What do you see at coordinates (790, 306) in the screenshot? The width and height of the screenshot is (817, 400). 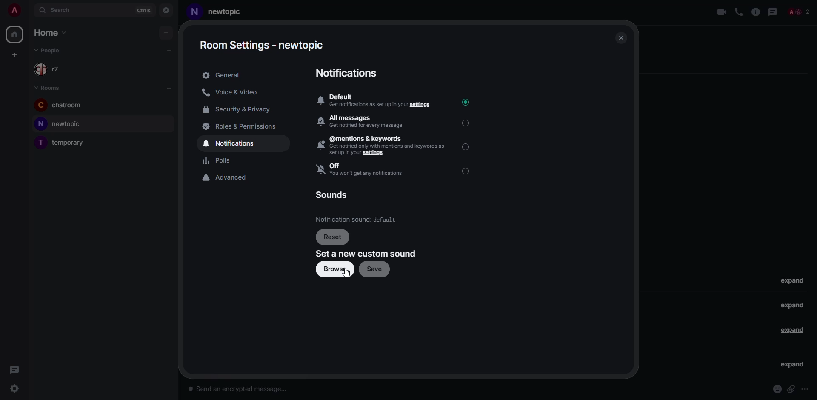 I see `expand` at bounding box center [790, 306].